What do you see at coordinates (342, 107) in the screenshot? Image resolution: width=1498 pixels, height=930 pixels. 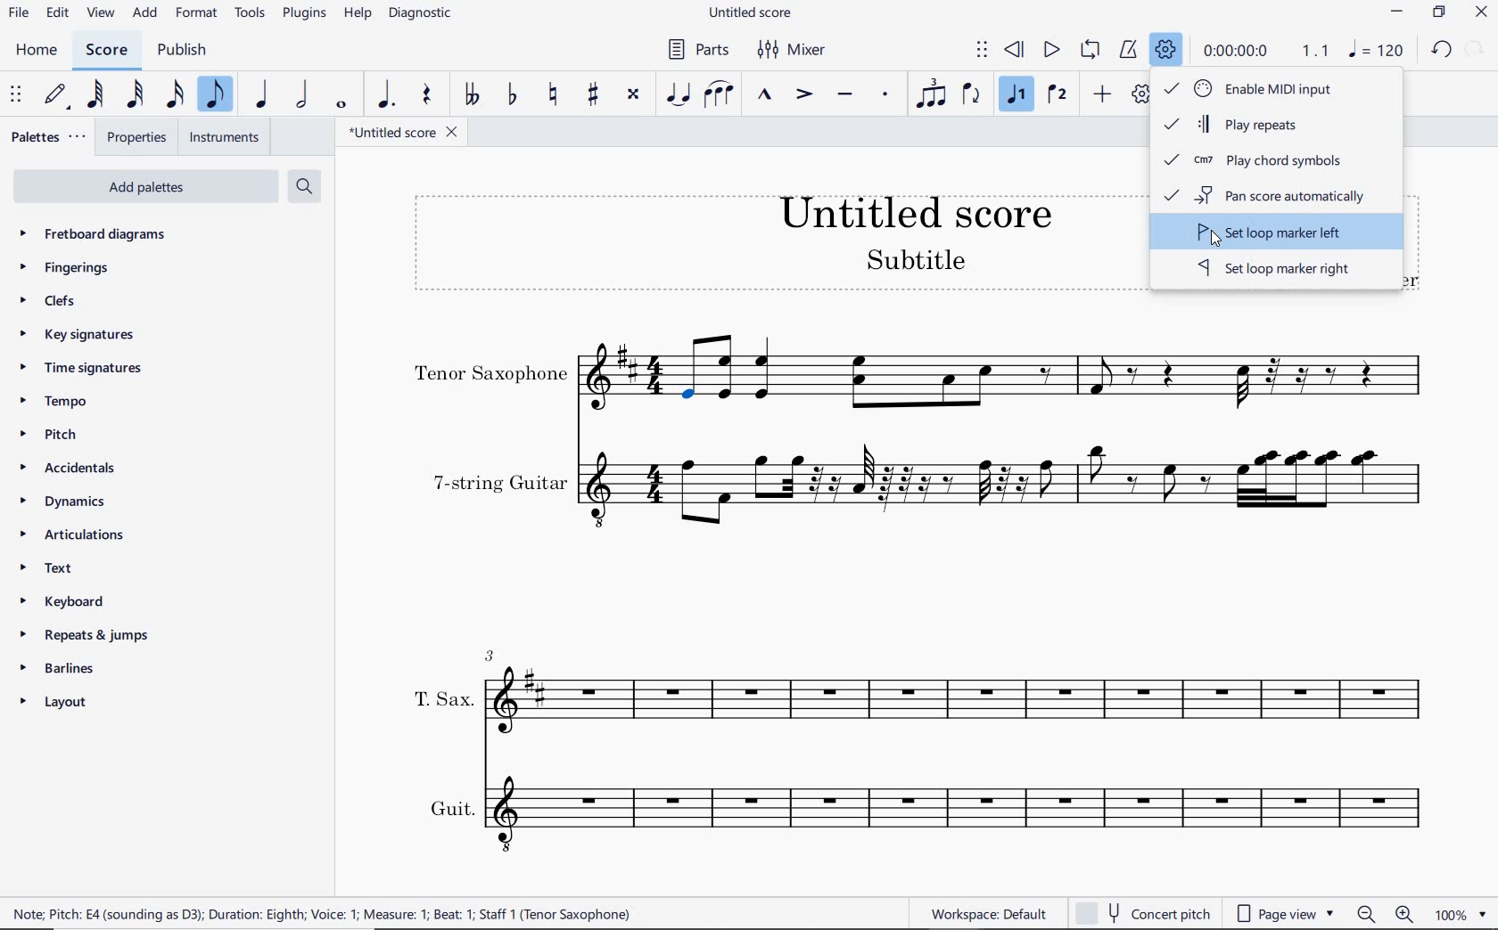 I see `WHOLE NOTE` at bounding box center [342, 107].